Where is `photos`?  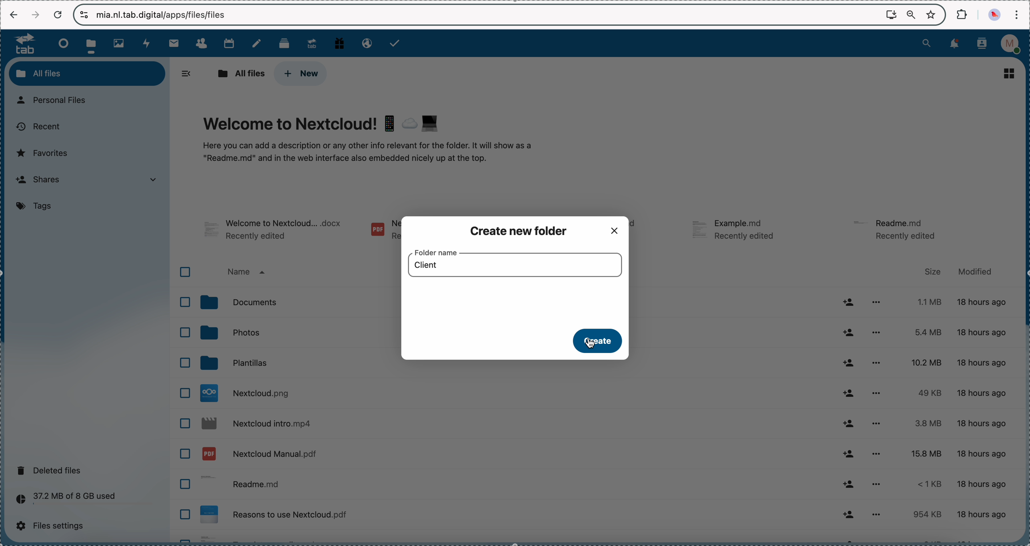 photos is located at coordinates (121, 44).